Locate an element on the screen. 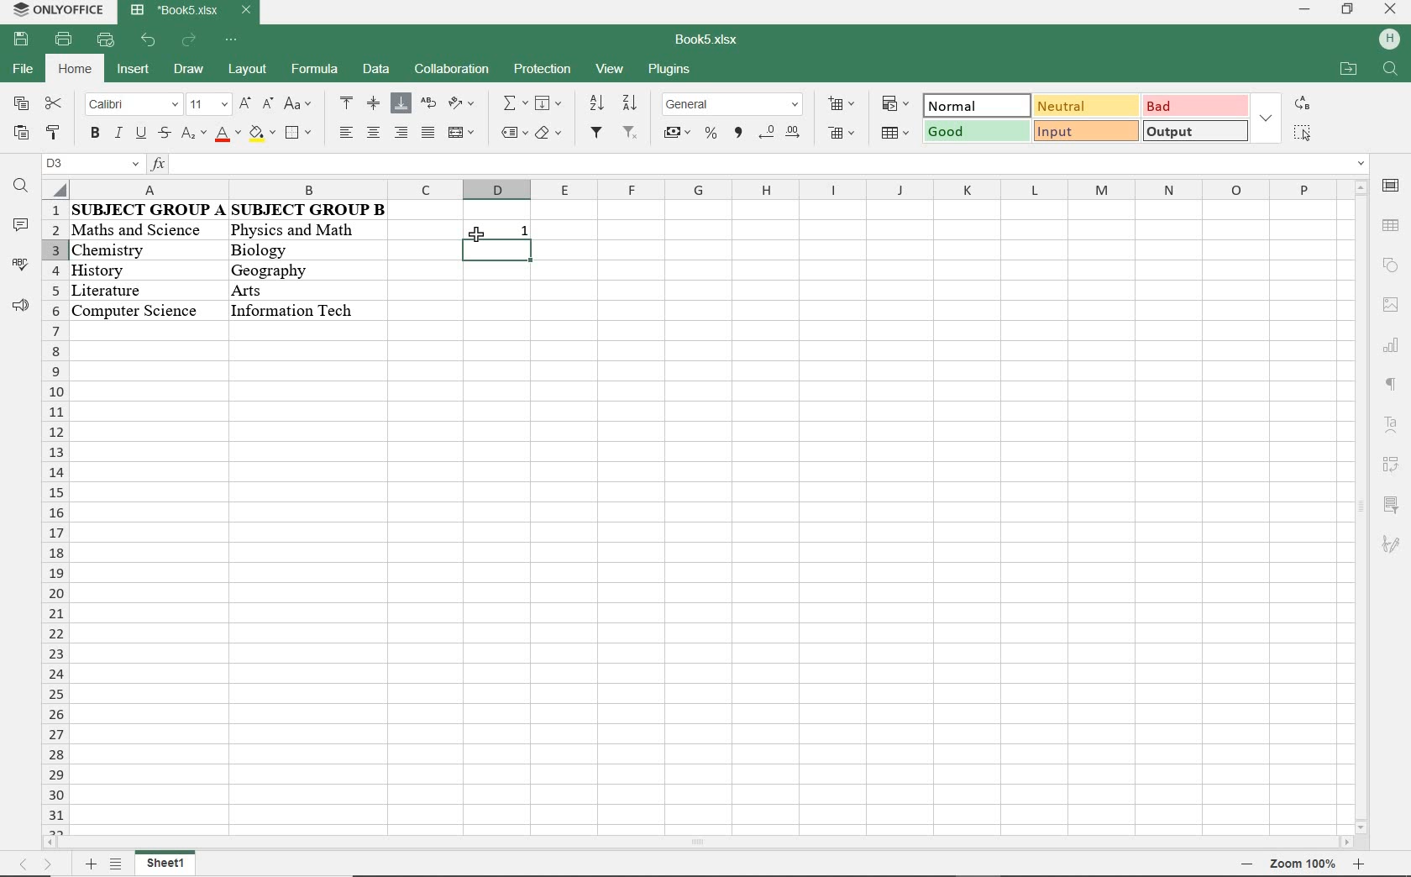  search is located at coordinates (1390, 73).